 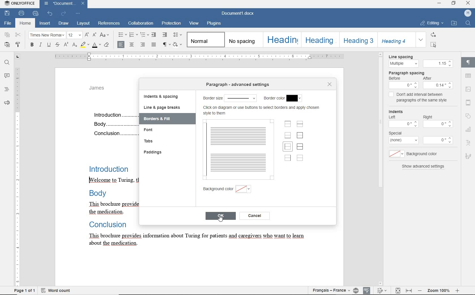 What do you see at coordinates (439, 85) in the screenshot?
I see `menu` at bounding box center [439, 85].